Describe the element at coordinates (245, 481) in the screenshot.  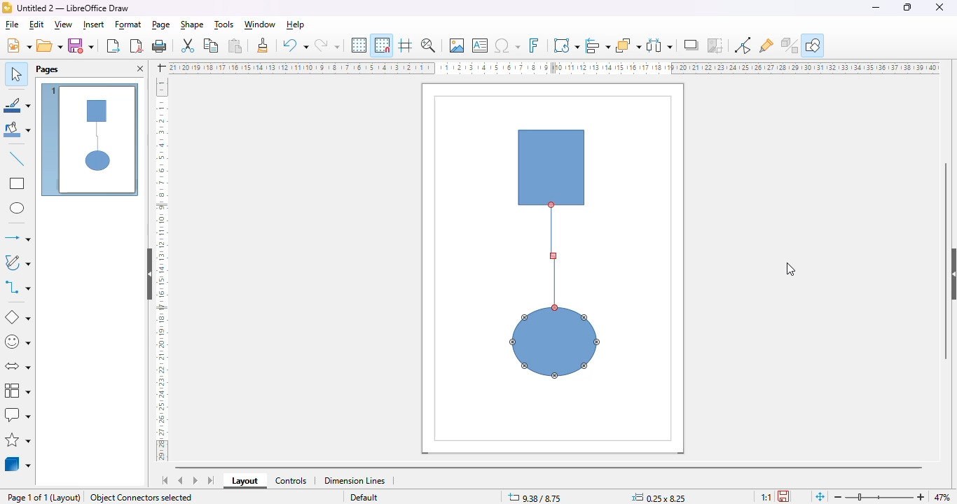
I see `layout` at that location.